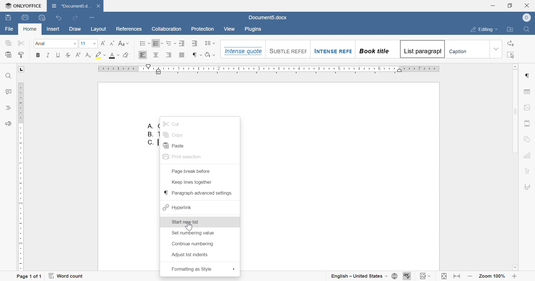  Describe the element at coordinates (95, 43) in the screenshot. I see `drop down` at that location.